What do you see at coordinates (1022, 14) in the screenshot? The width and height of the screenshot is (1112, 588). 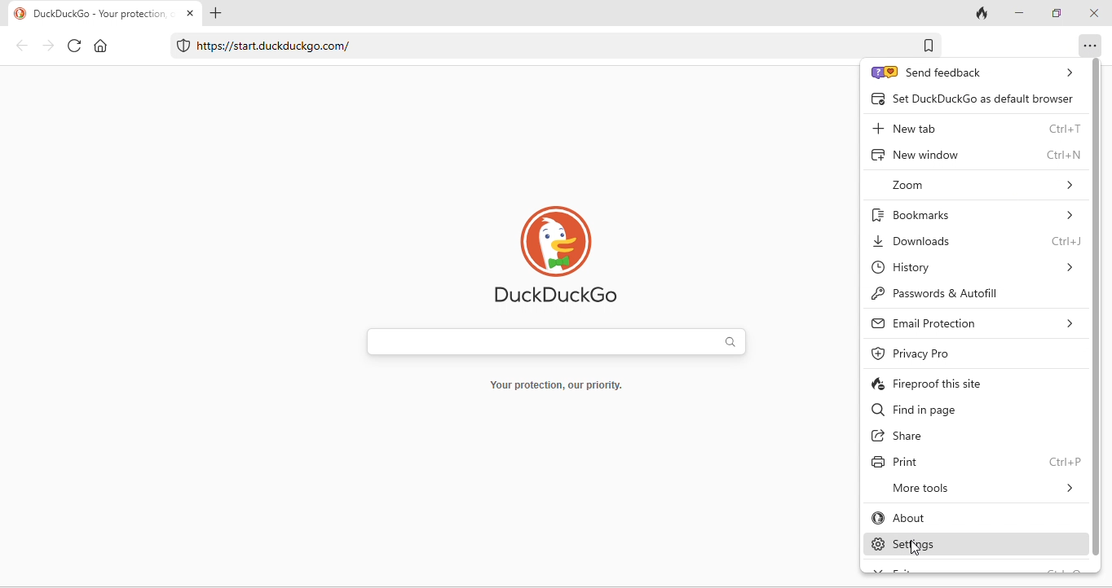 I see `minimize` at bounding box center [1022, 14].